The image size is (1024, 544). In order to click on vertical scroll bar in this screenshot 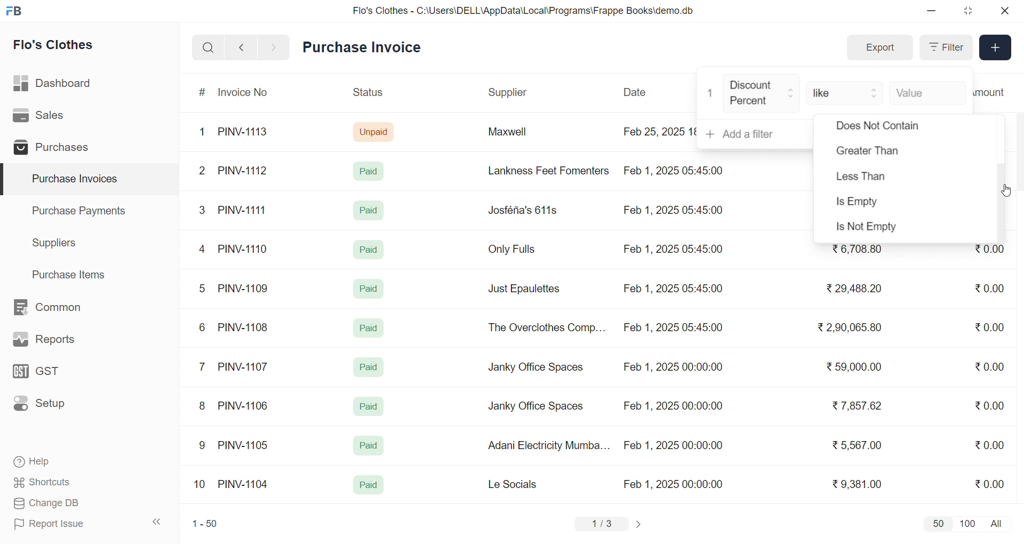, I will do `click(1002, 202)`.